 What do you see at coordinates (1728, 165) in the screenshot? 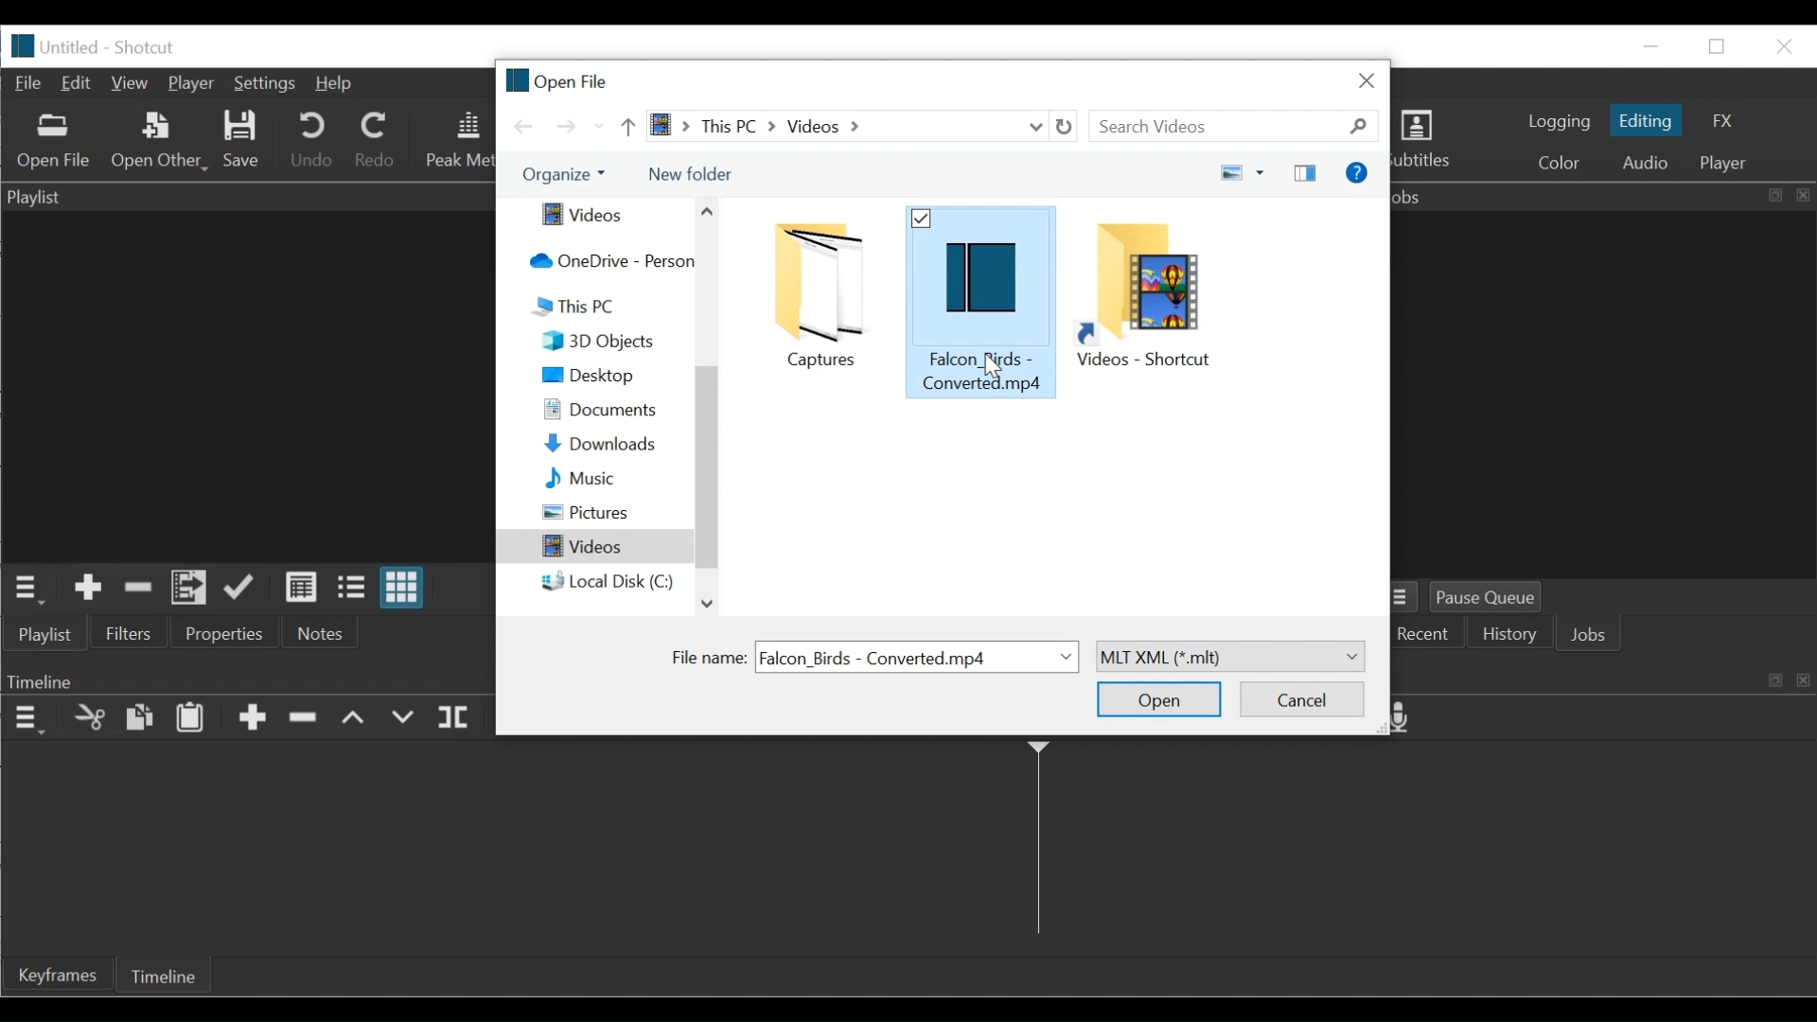
I see `player` at bounding box center [1728, 165].